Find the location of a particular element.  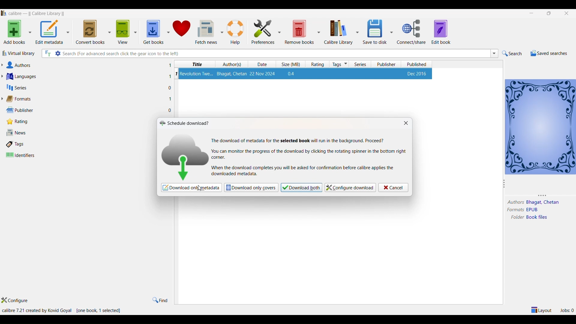

publisher is located at coordinates (388, 64).